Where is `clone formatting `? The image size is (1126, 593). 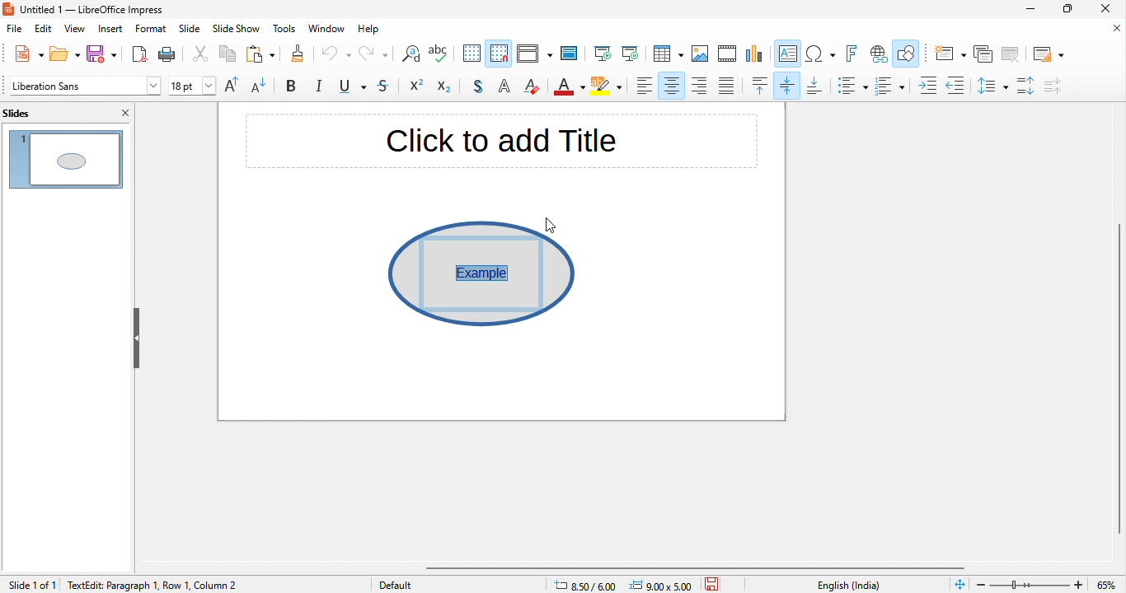
clone formatting  is located at coordinates (296, 55).